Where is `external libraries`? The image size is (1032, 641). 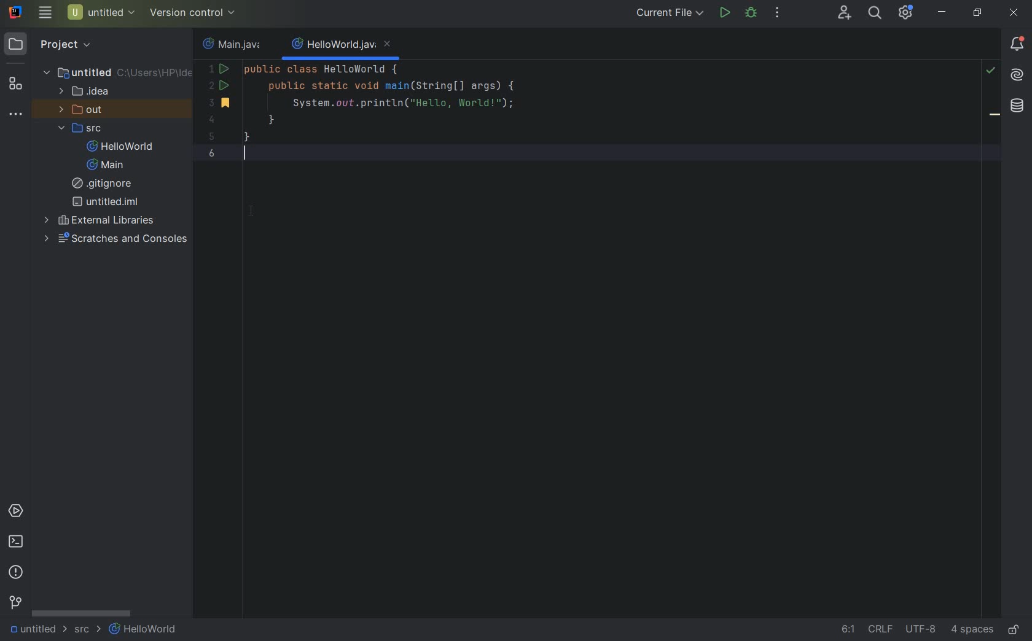
external libraries is located at coordinates (101, 220).